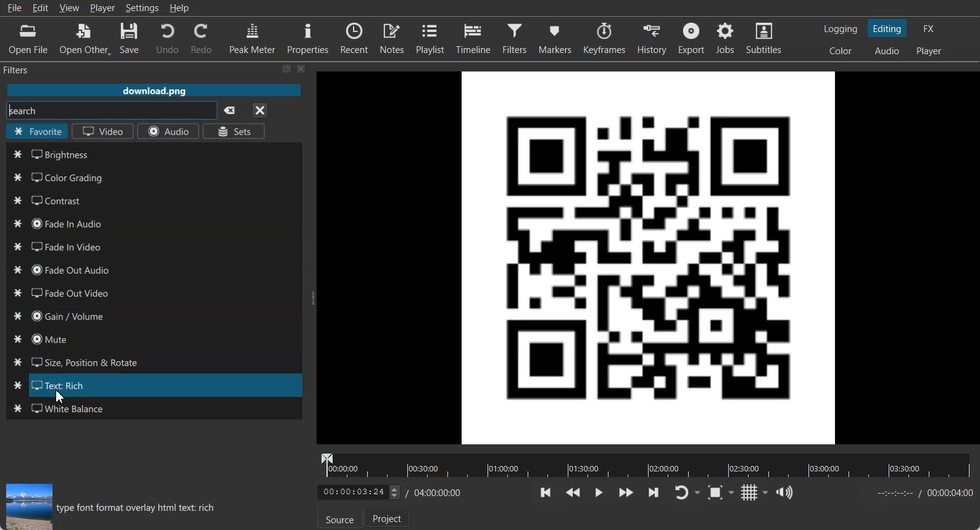 The width and height of the screenshot is (980, 530). I want to click on Switching to the Audio layout, so click(888, 51).